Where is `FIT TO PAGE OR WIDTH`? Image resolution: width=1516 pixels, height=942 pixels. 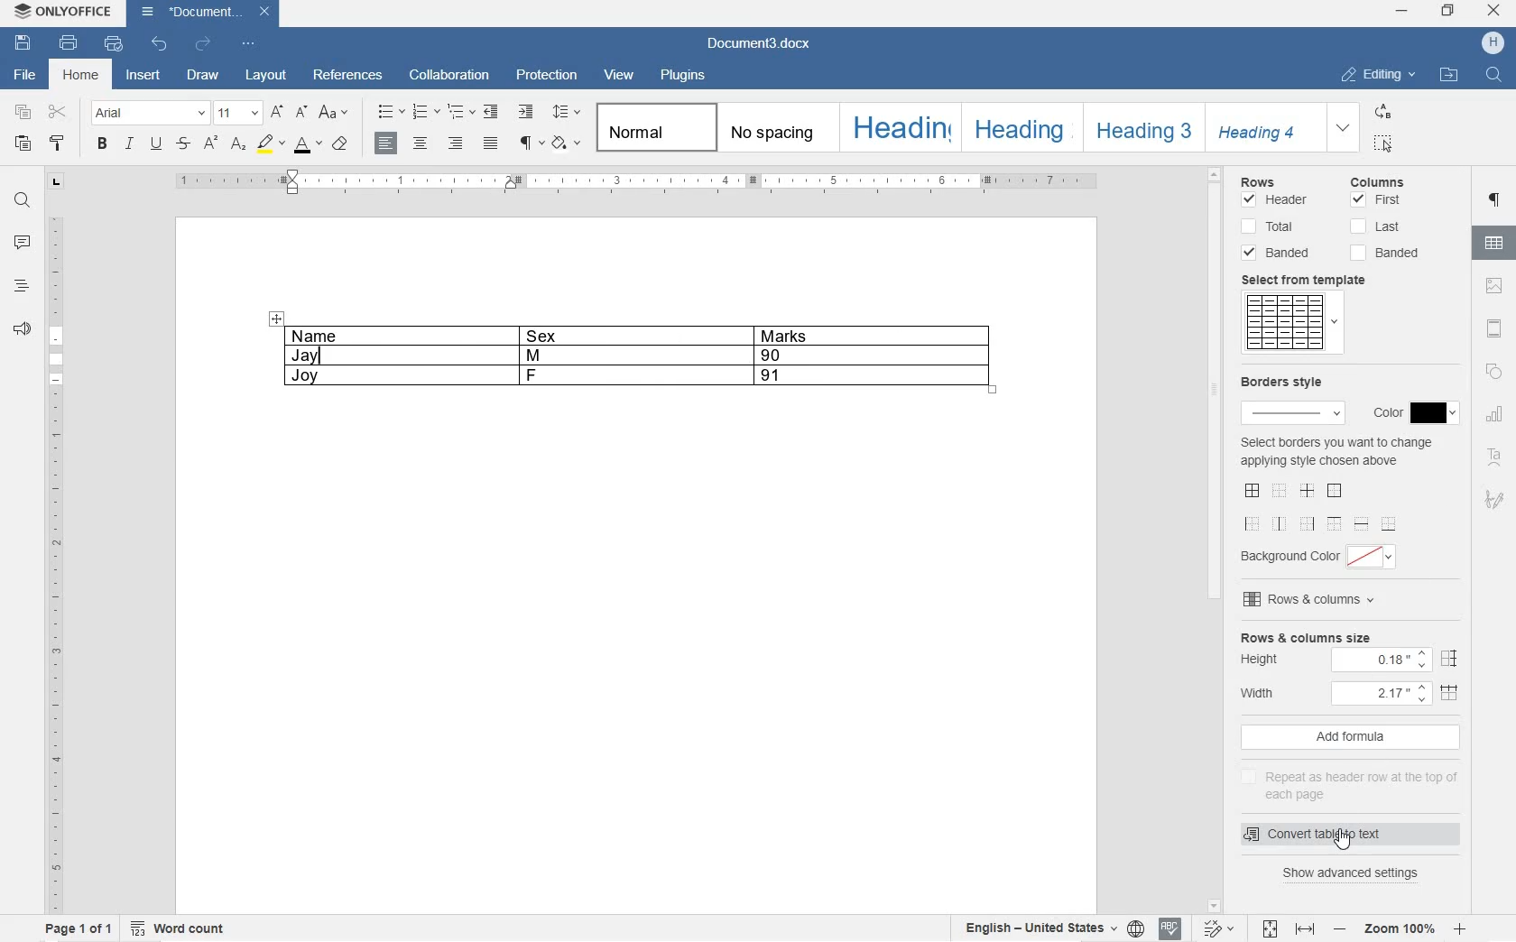
FIT TO PAGE OR WIDTH is located at coordinates (1286, 928).